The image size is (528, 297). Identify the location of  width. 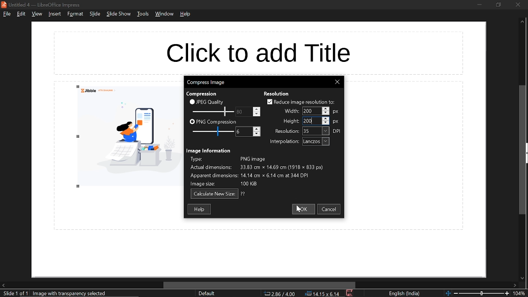
(311, 111).